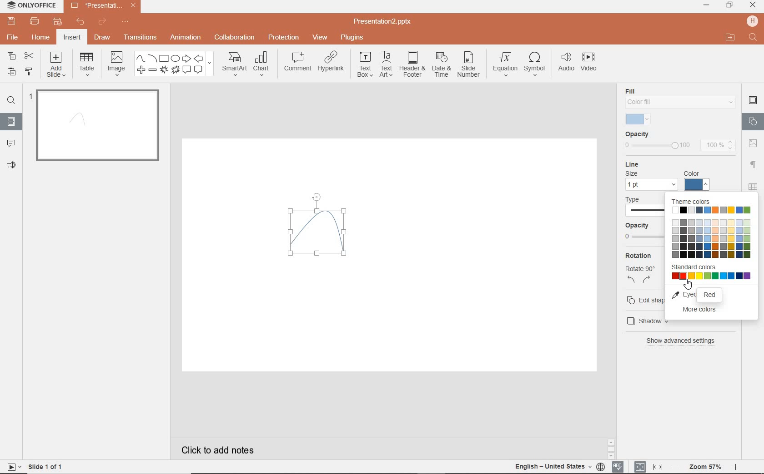 Image resolution: width=764 pixels, height=474 pixels. I want to click on TABLE, so click(87, 65).